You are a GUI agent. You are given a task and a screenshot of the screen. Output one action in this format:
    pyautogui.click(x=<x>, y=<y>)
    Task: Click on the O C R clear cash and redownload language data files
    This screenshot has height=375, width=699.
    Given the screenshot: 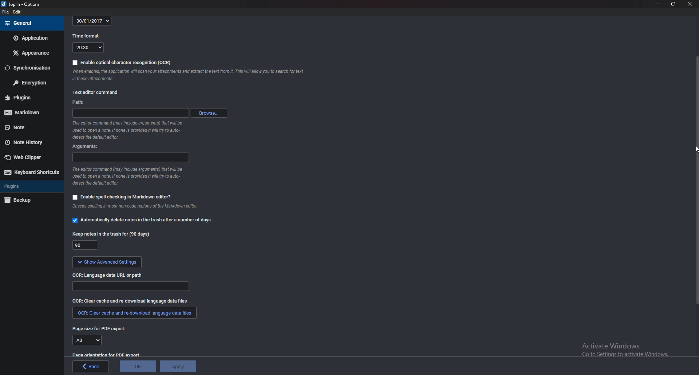 What is the action you would take?
    pyautogui.click(x=138, y=301)
    